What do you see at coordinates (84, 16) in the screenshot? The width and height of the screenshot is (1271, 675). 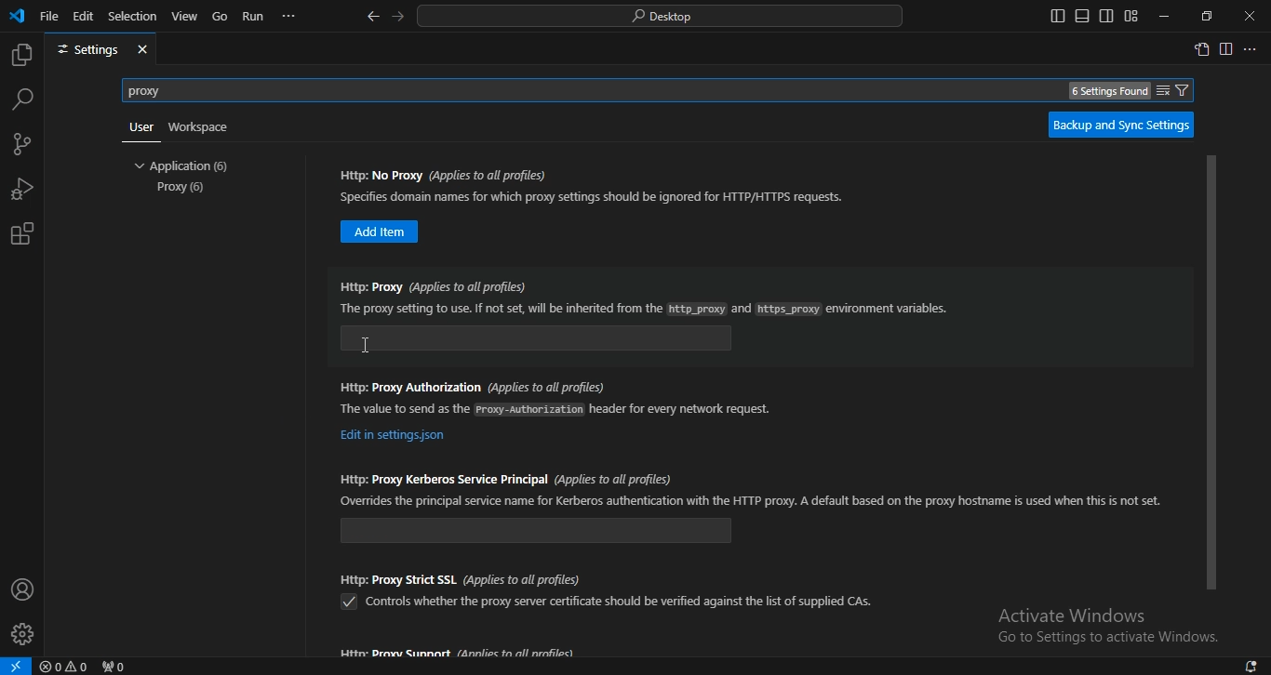 I see `edit` at bounding box center [84, 16].